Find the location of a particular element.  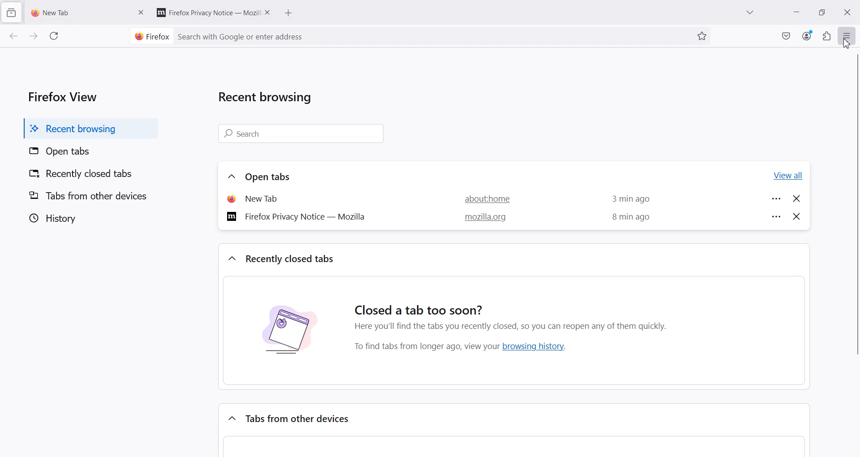

To find tabs from longer ago, view your is located at coordinates (424, 347).